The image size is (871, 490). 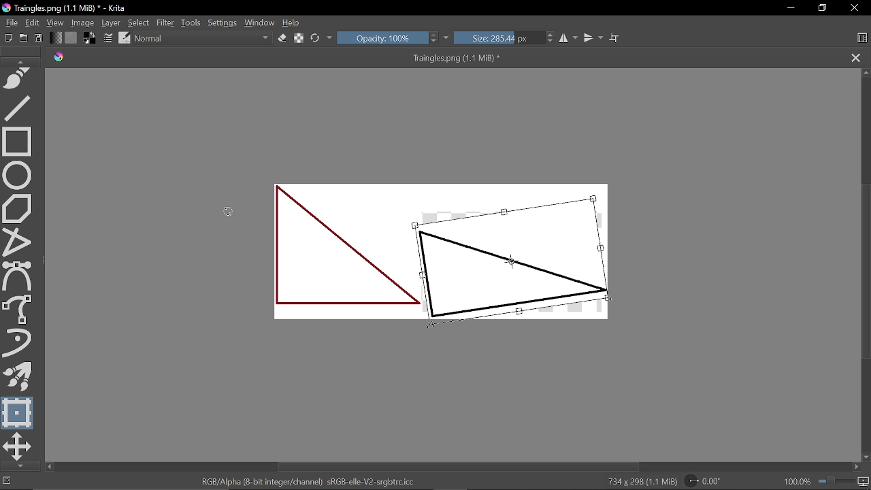 What do you see at coordinates (91, 37) in the screenshot?
I see `Foreground color` at bounding box center [91, 37].